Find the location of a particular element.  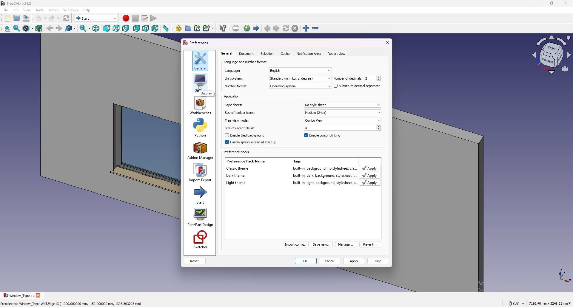

Dark theme is located at coordinates (235, 176).